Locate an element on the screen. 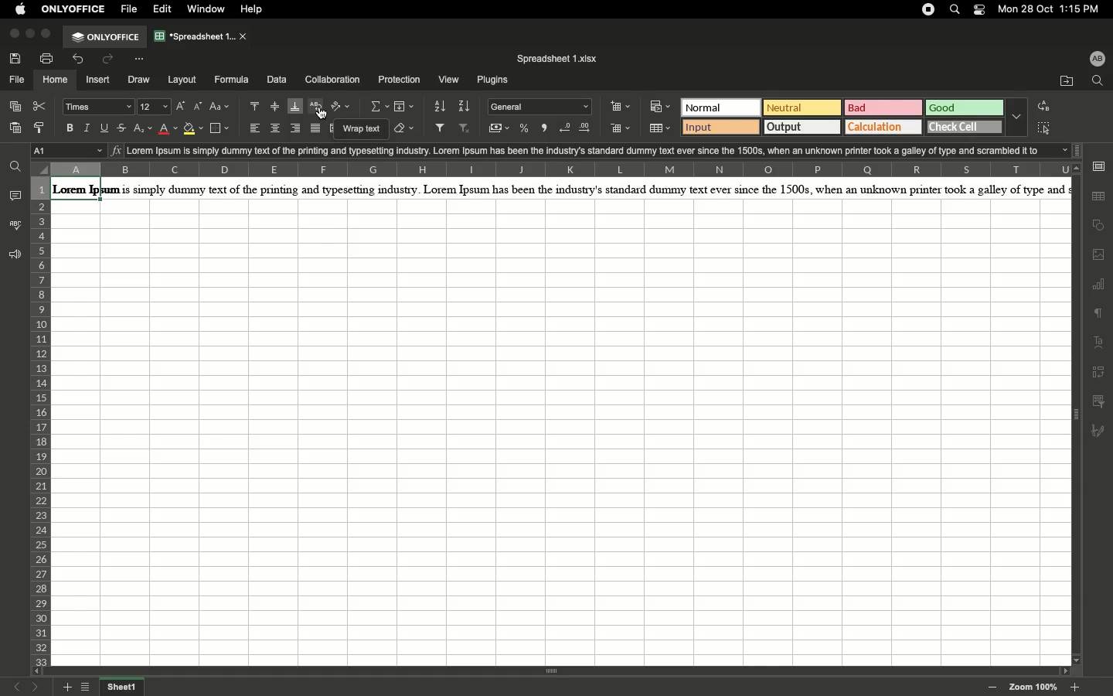  Increase decimal  is located at coordinates (589, 128).